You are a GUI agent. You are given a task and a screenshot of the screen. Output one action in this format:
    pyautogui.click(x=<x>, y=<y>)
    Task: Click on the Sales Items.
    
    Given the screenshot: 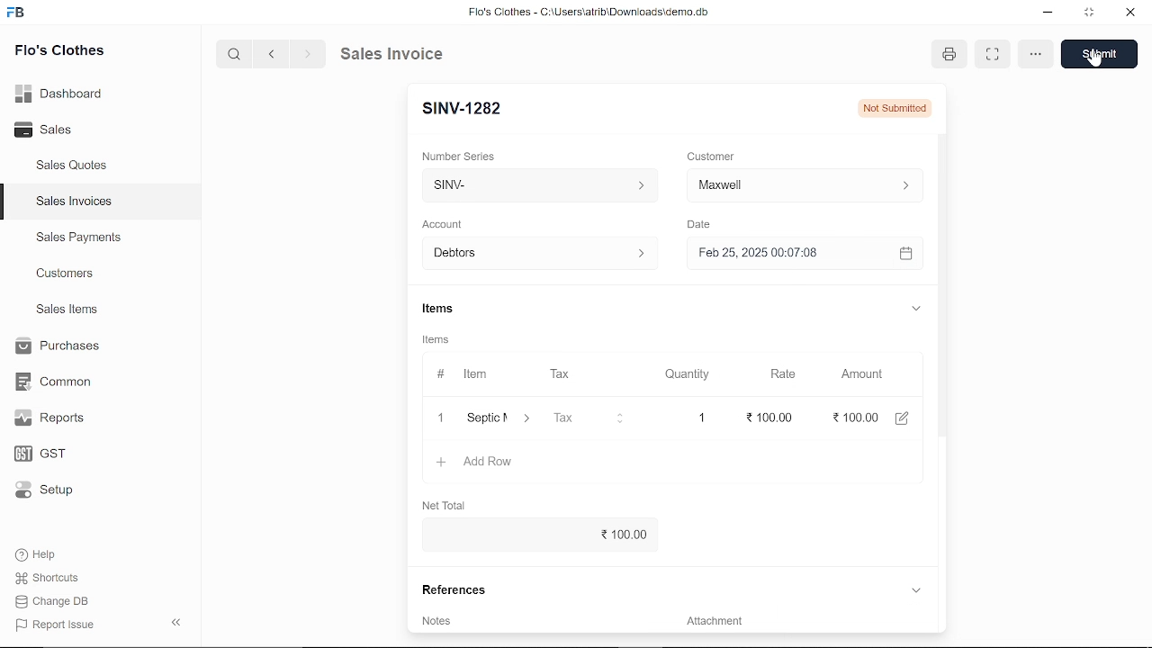 What is the action you would take?
    pyautogui.click(x=68, y=310)
    